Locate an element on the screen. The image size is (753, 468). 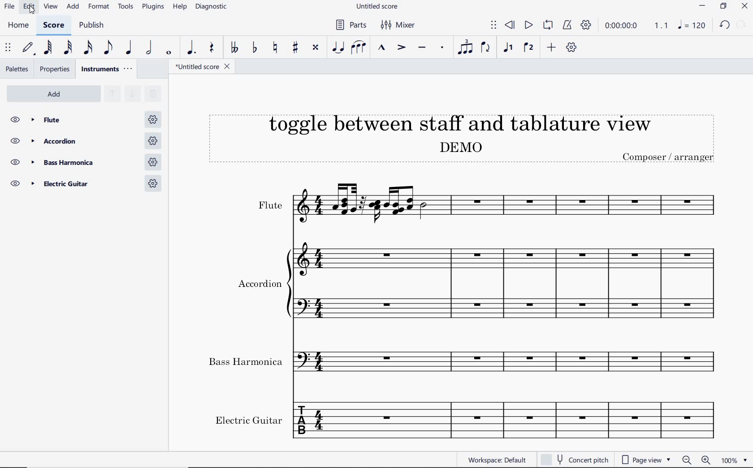
half note is located at coordinates (150, 48).